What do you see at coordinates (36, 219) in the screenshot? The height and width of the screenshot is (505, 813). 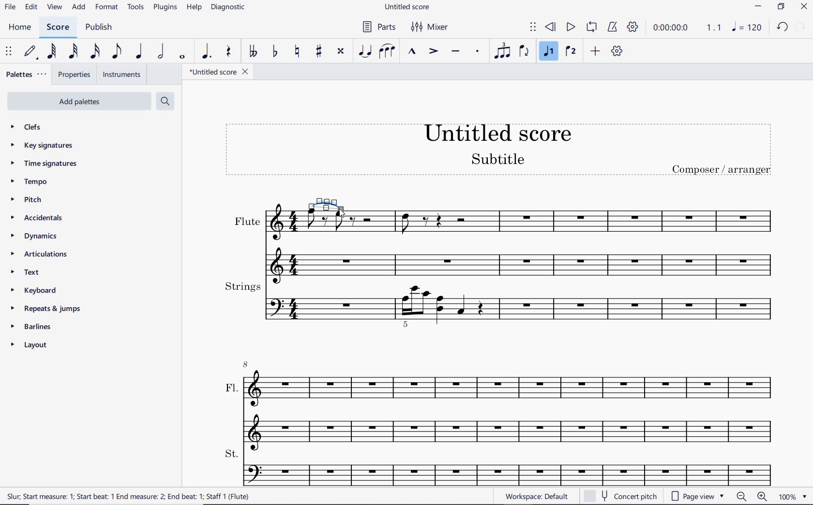 I see `accidentals` at bounding box center [36, 219].